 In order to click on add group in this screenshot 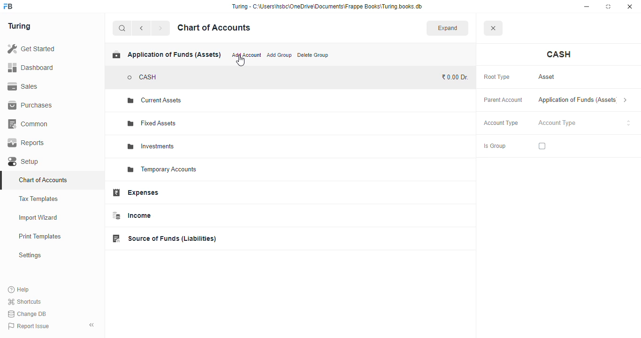, I will do `click(279, 55)`.